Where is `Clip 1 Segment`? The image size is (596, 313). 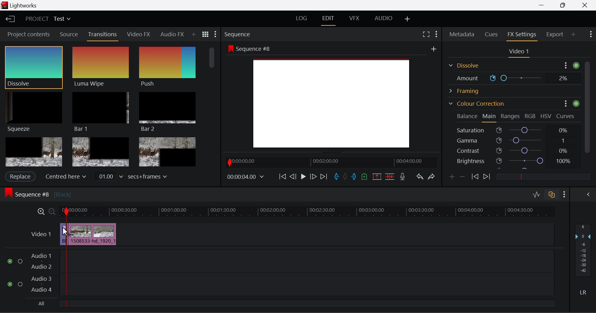
Clip 1 Segment is located at coordinates (63, 235).